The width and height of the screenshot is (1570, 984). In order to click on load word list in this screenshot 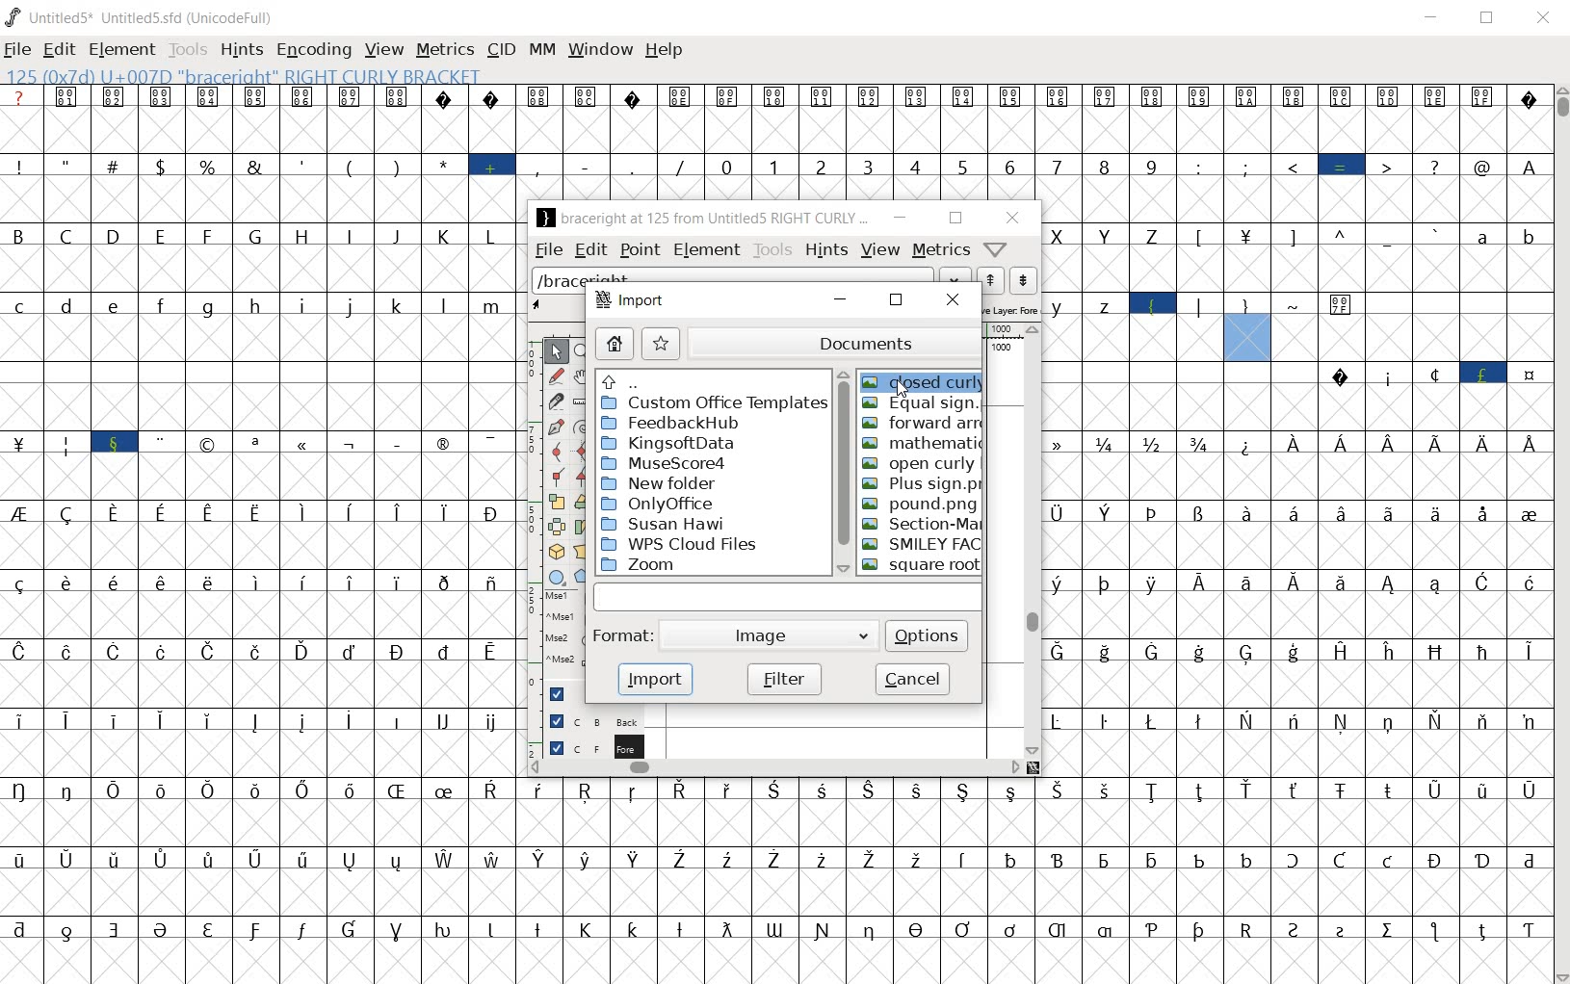, I will do `click(749, 276)`.